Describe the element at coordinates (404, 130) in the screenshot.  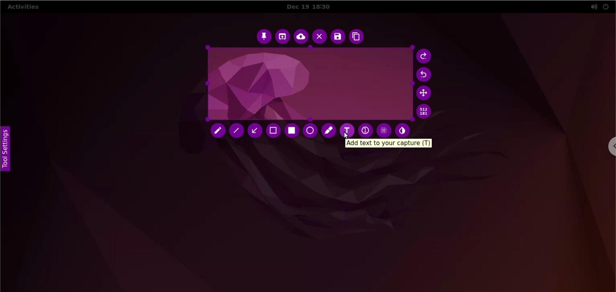
I see `inverter tool` at that location.